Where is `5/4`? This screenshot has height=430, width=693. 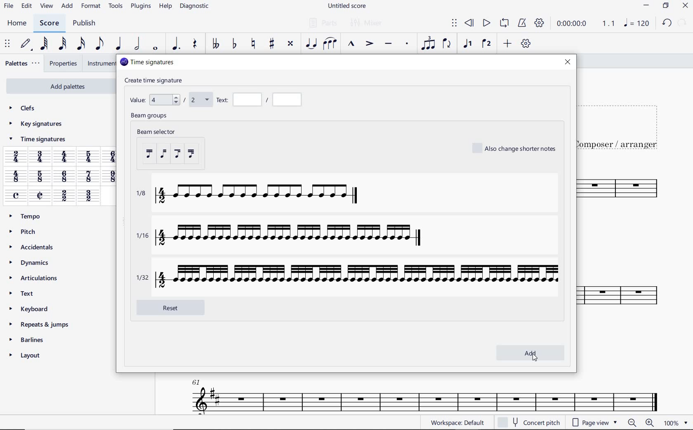 5/4 is located at coordinates (90, 157).